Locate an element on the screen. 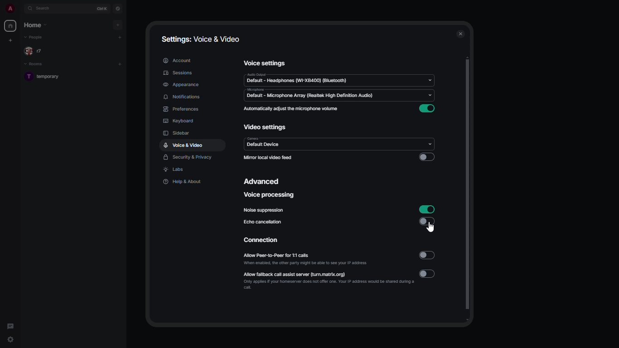  keyboard is located at coordinates (179, 121).